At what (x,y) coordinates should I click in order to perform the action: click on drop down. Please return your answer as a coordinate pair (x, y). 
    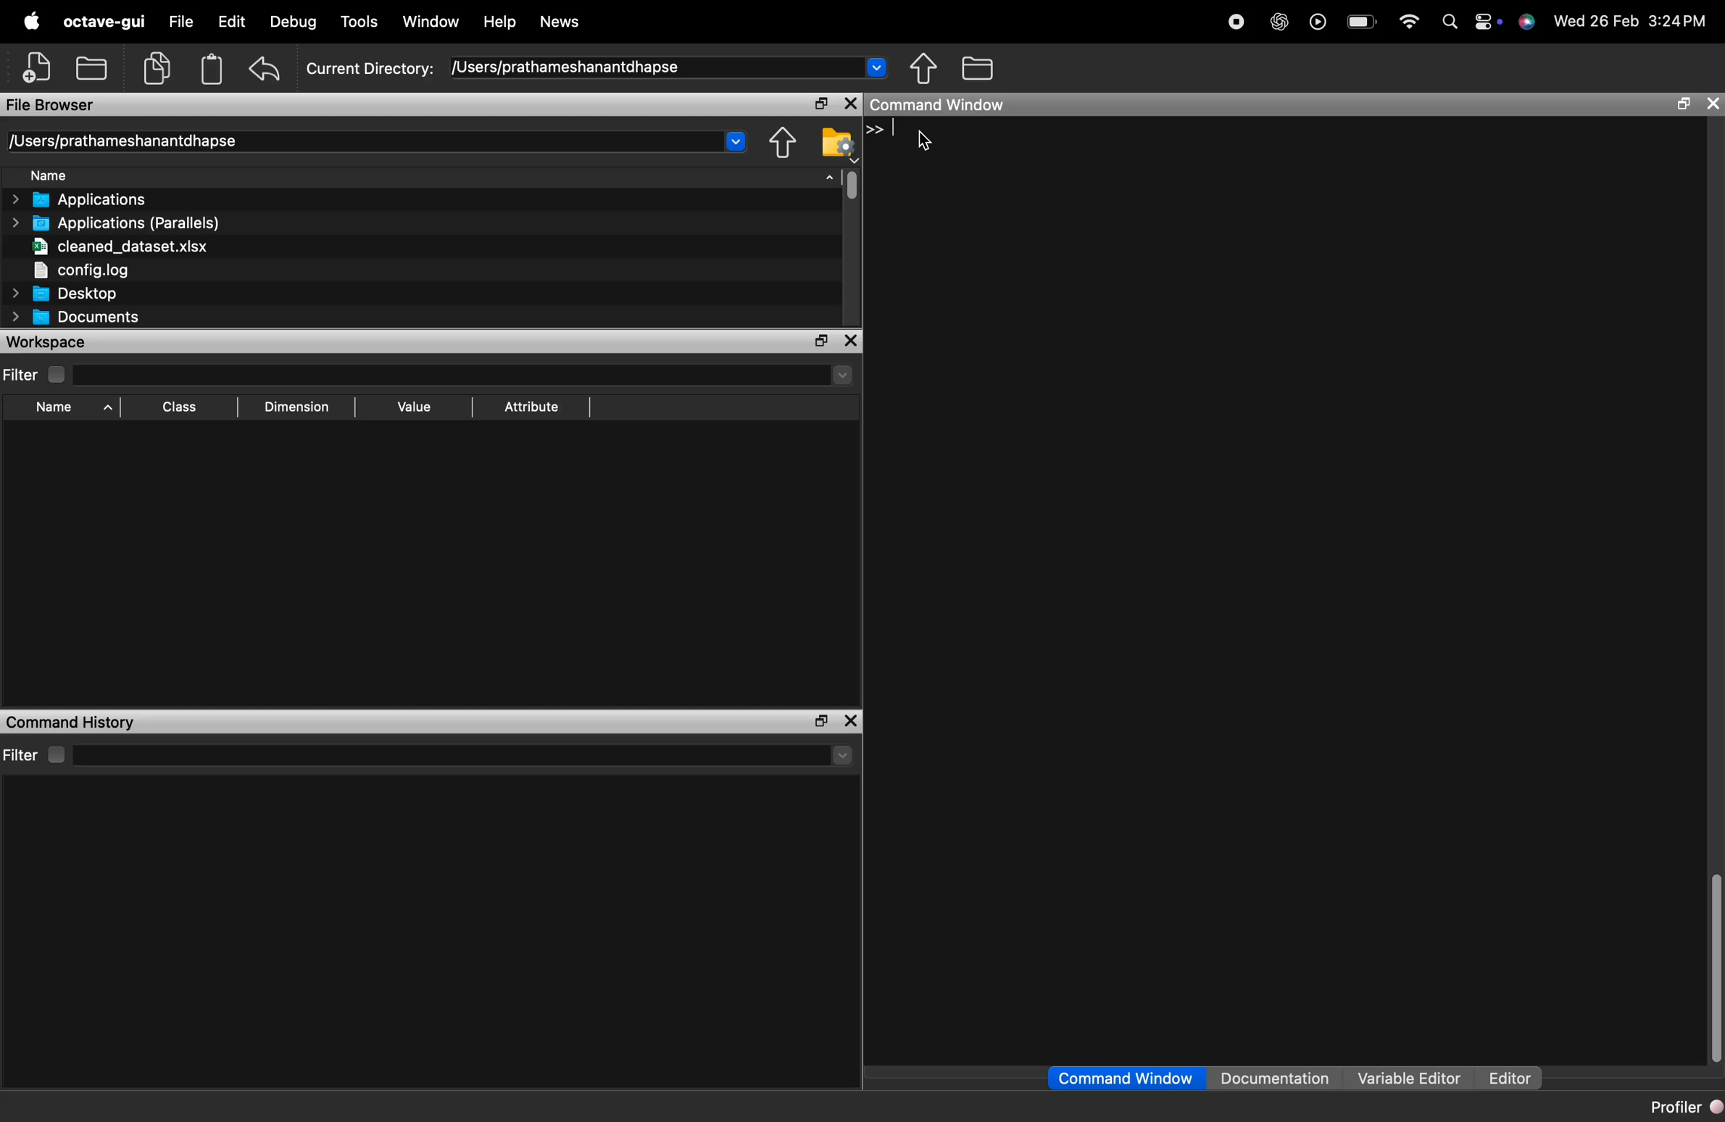
    Looking at the image, I should click on (841, 374).